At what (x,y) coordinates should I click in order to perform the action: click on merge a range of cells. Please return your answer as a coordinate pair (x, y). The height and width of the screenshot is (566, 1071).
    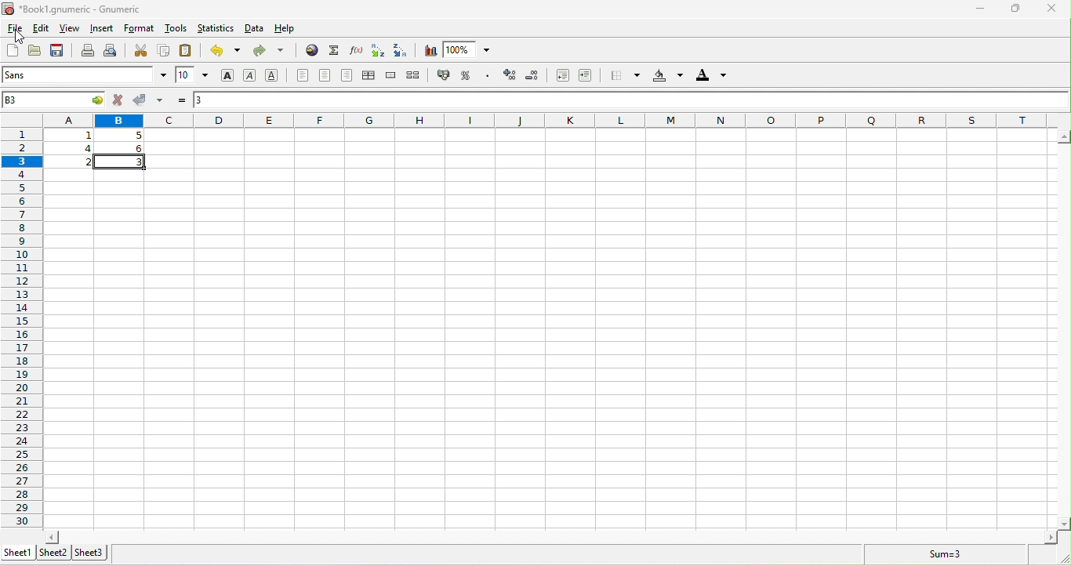
    Looking at the image, I should click on (392, 77).